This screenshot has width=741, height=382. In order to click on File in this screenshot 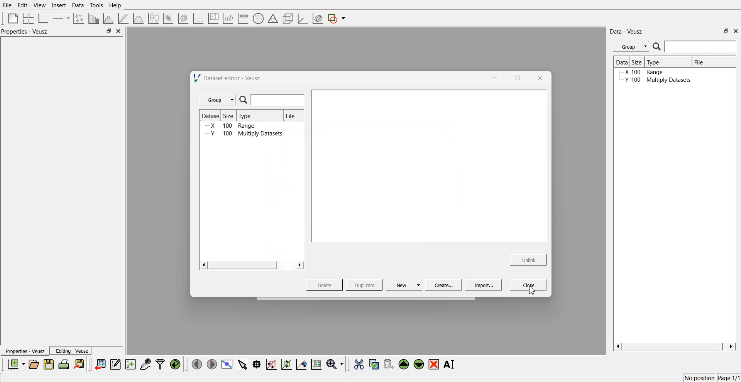, I will do `click(701, 62)`.